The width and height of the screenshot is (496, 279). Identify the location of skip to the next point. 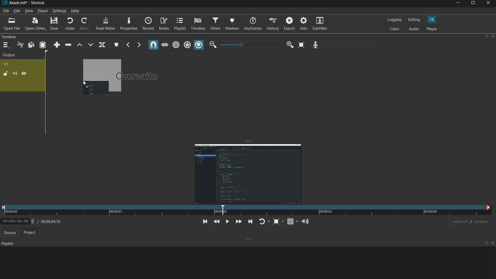
(249, 221).